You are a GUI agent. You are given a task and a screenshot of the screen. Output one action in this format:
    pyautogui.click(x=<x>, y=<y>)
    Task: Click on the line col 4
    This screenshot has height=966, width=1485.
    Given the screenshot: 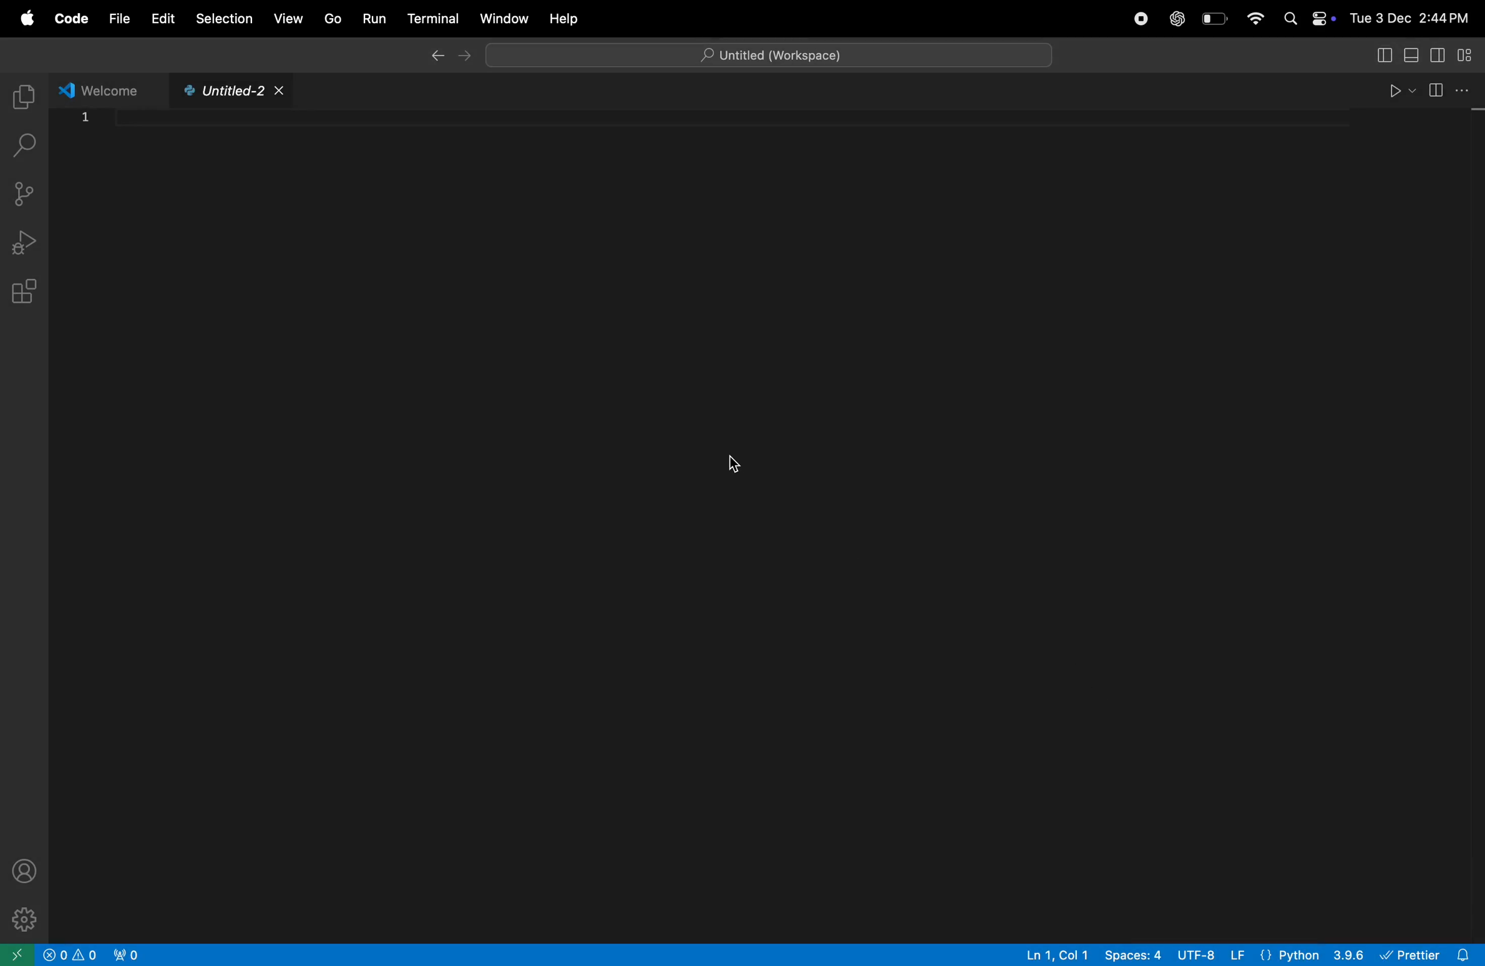 What is the action you would take?
    pyautogui.click(x=1060, y=955)
    